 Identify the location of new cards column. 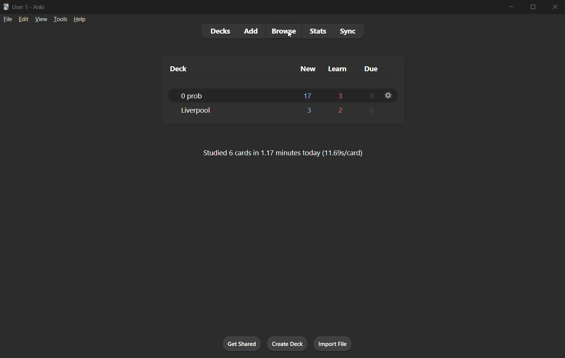
(309, 69).